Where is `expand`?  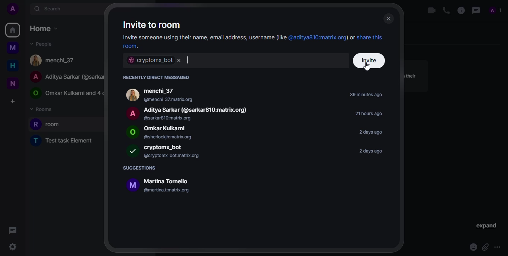
expand is located at coordinates (488, 228).